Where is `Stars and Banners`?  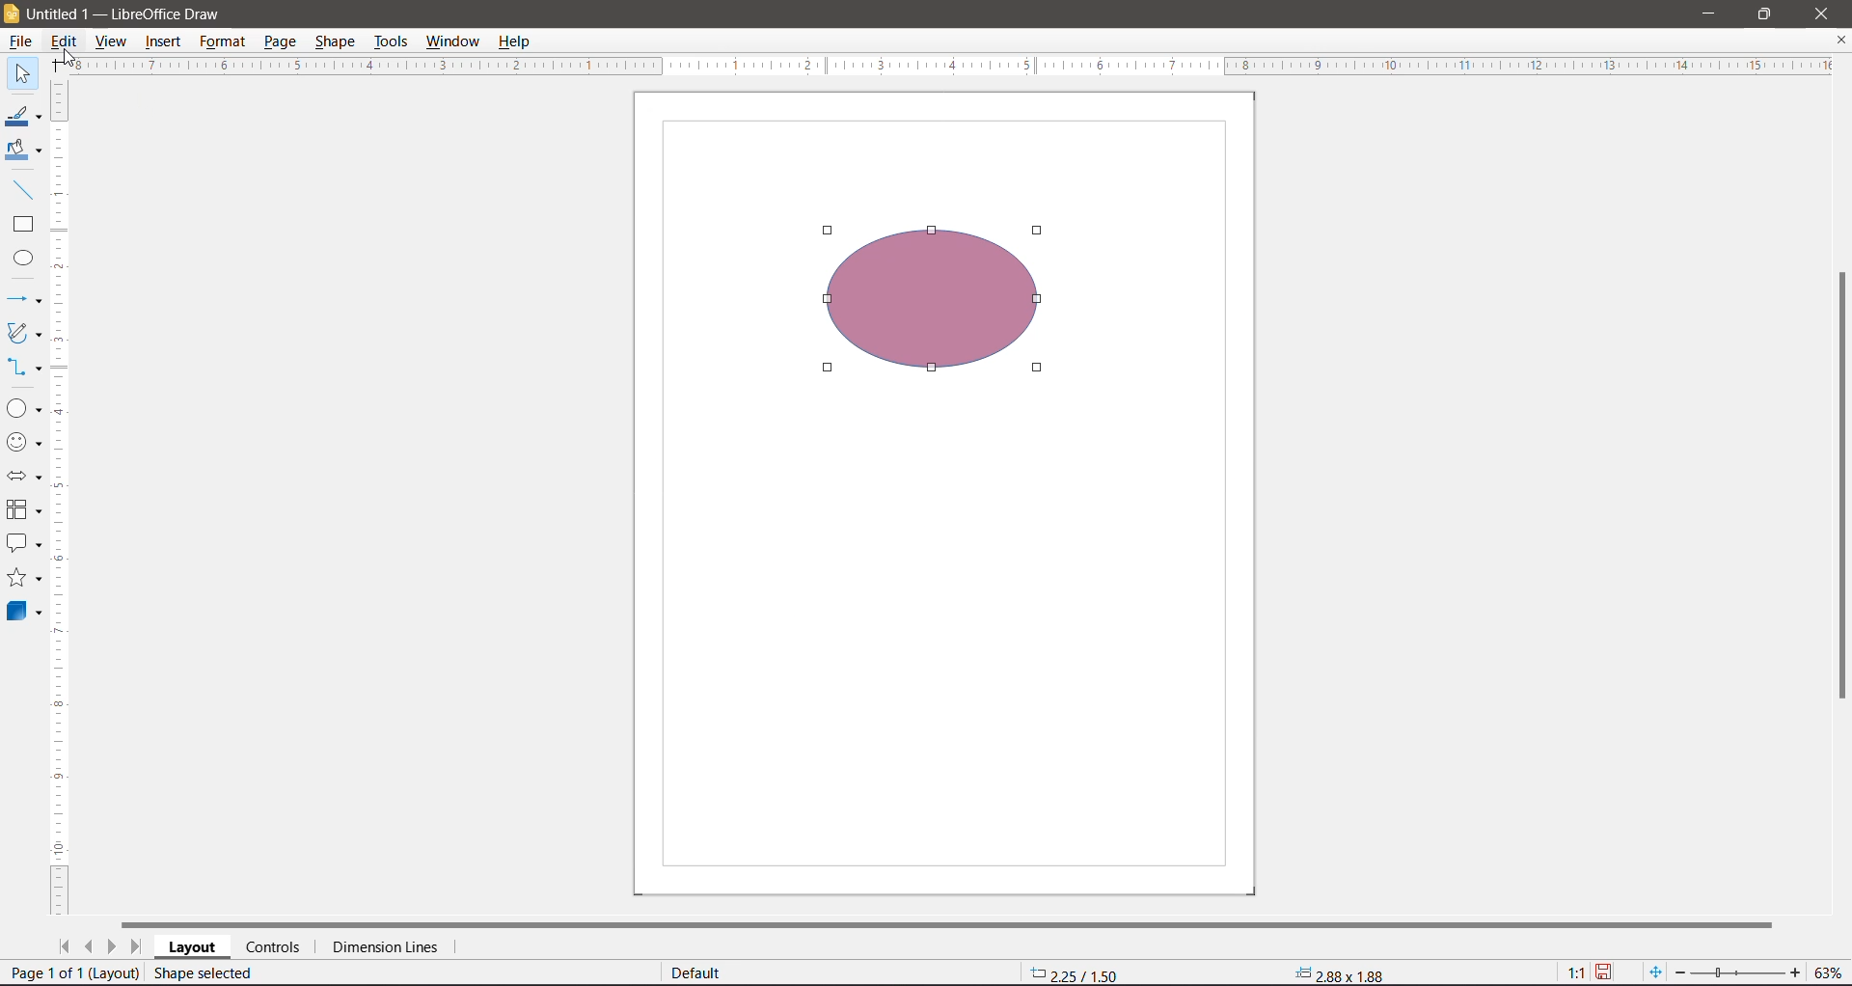 Stars and Banners is located at coordinates (25, 577).